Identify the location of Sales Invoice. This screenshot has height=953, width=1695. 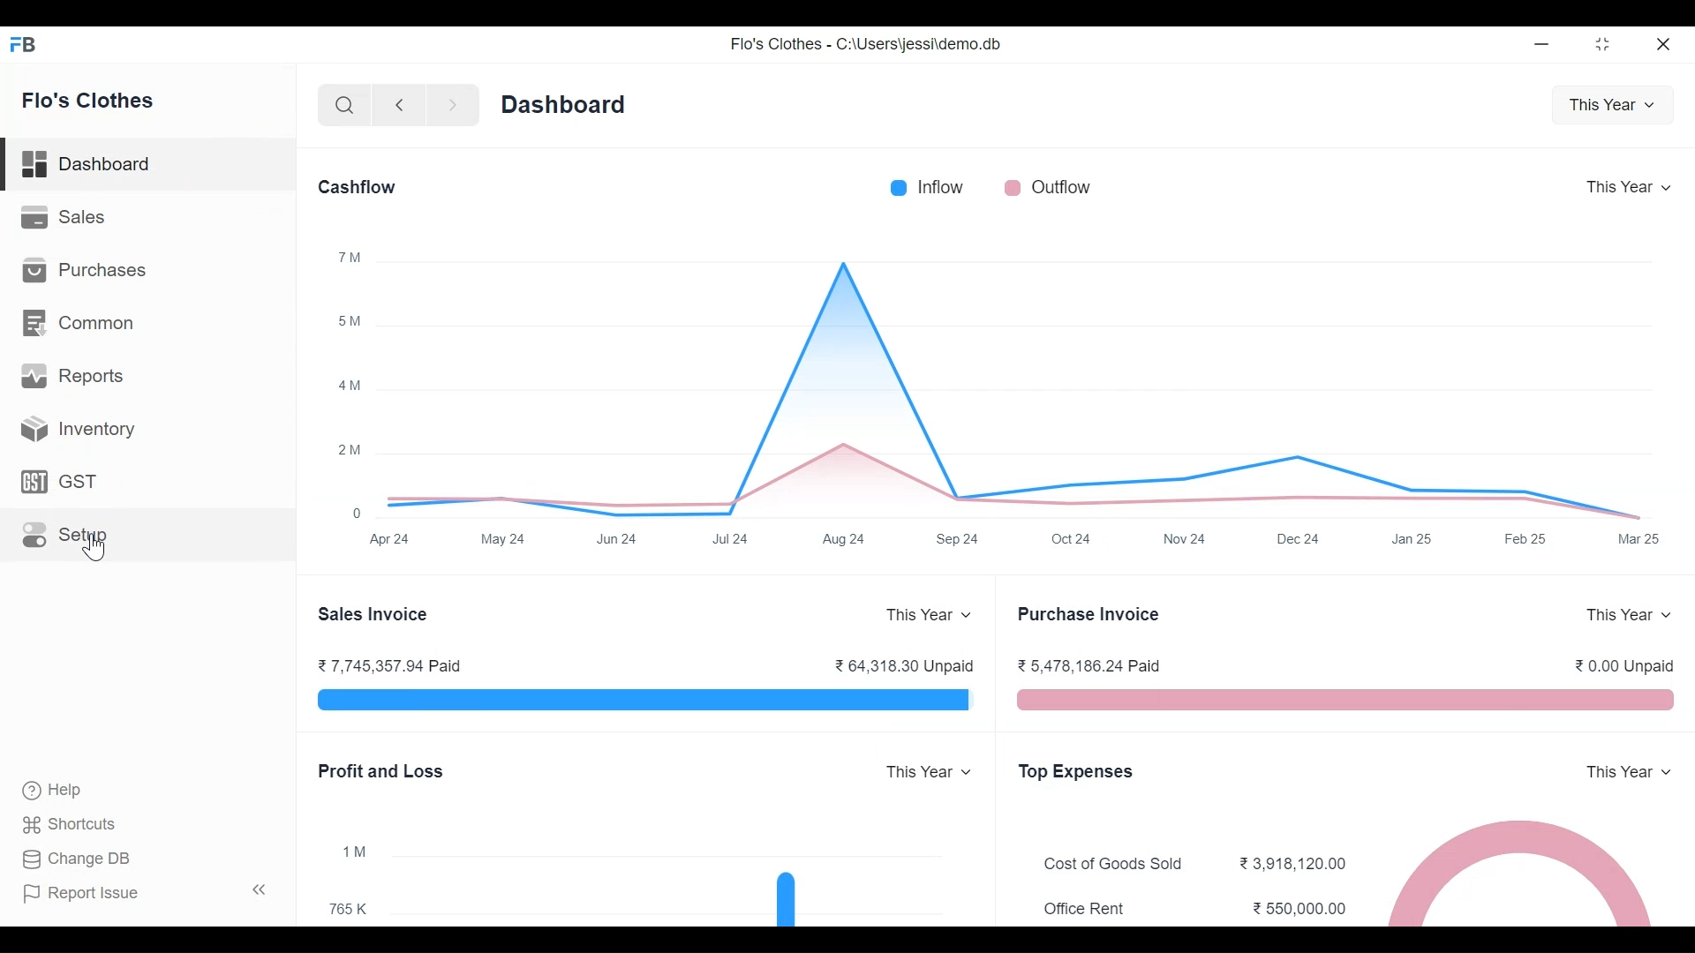
(374, 612).